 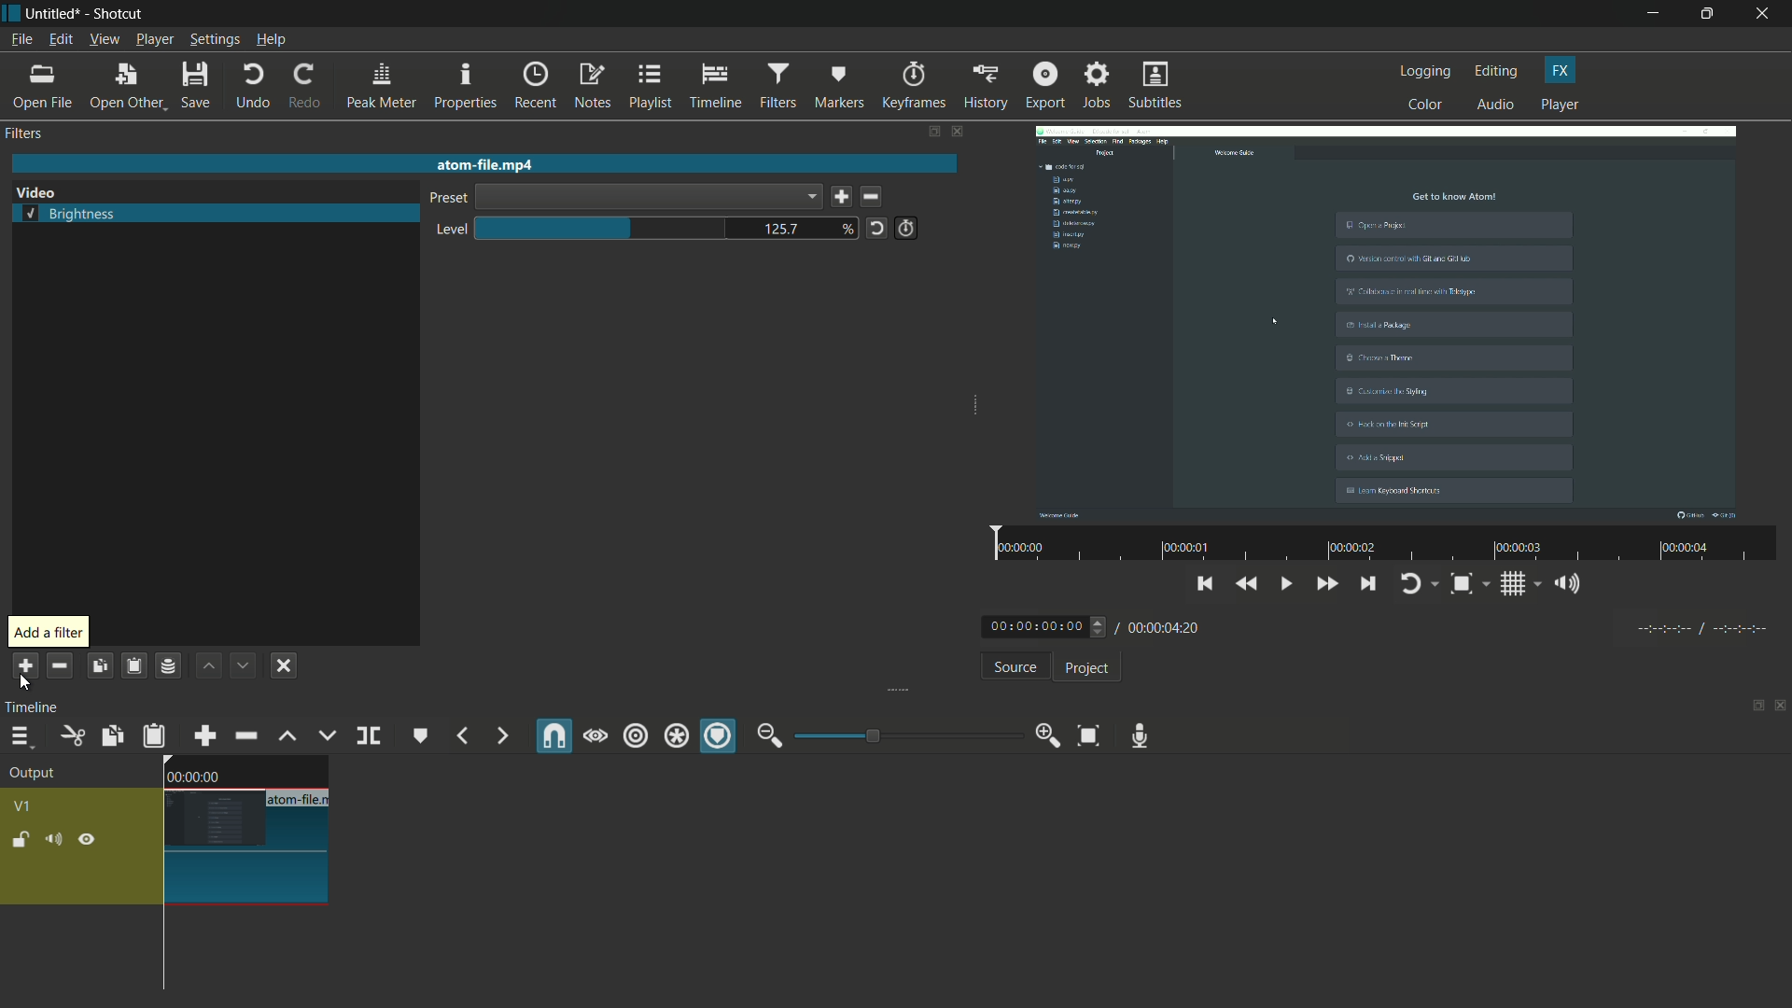 I want to click on / 00:00:04:20 (total time), so click(x=1161, y=624).